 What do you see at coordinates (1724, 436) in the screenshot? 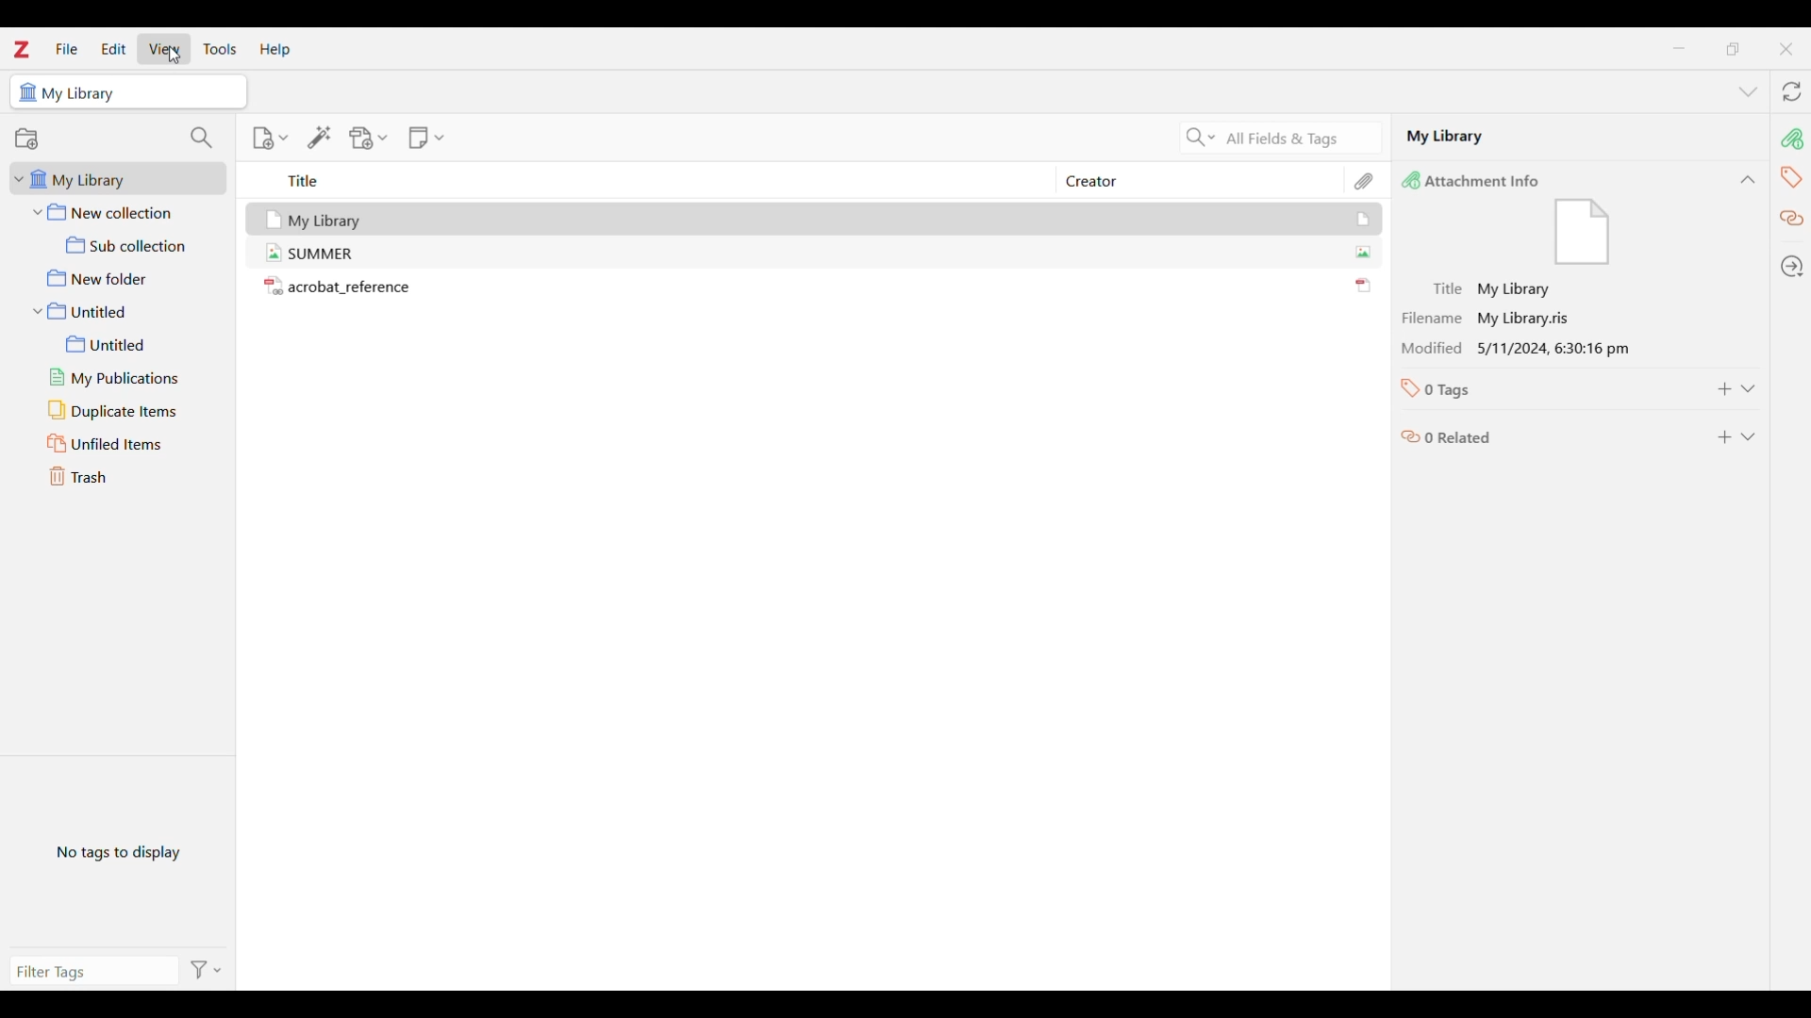
I see `Add to related` at bounding box center [1724, 436].